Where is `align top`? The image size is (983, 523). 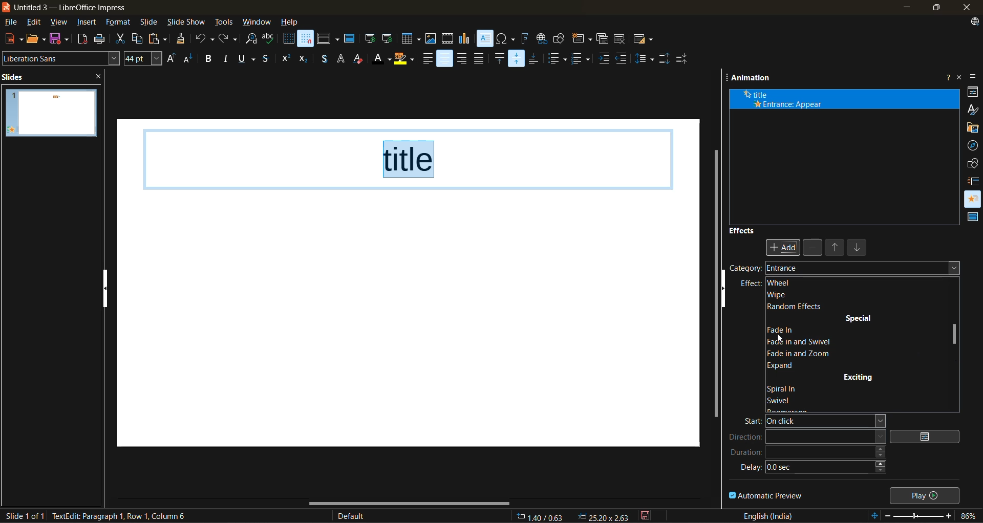 align top is located at coordinates (498, 59).